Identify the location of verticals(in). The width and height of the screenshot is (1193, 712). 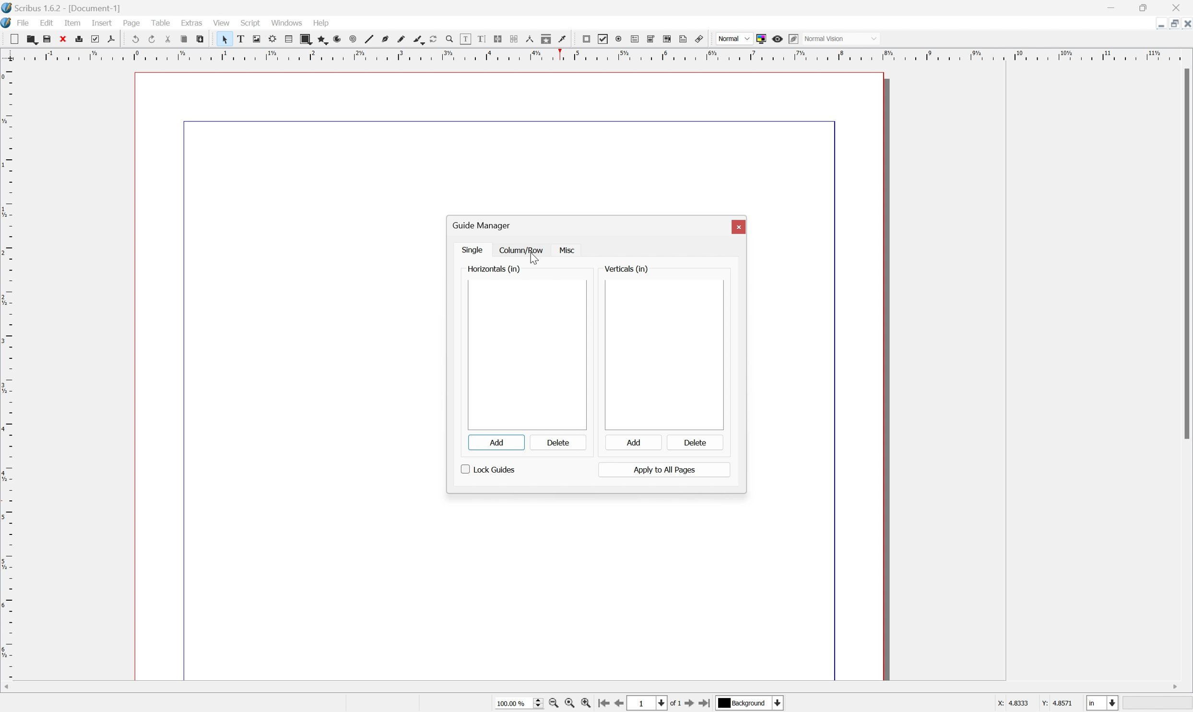
(624, 268).